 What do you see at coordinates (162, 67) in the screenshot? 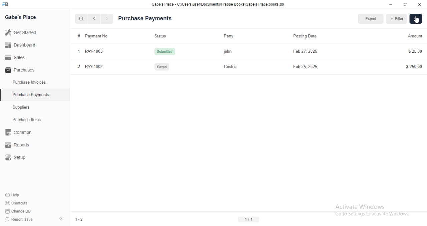
I see `Saves` at bounding box center [162, 67].